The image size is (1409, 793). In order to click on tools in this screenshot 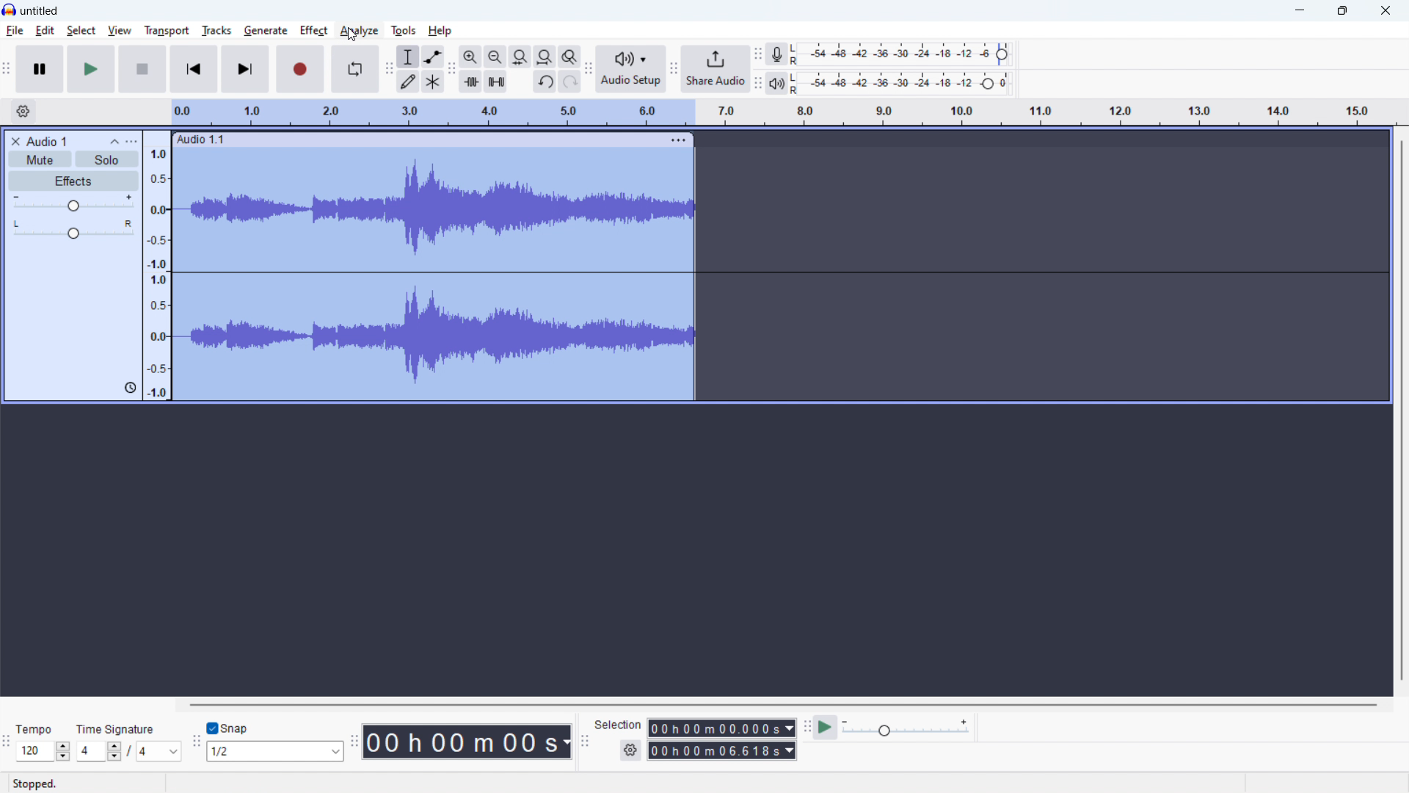, I will do `click(404, 30)`.